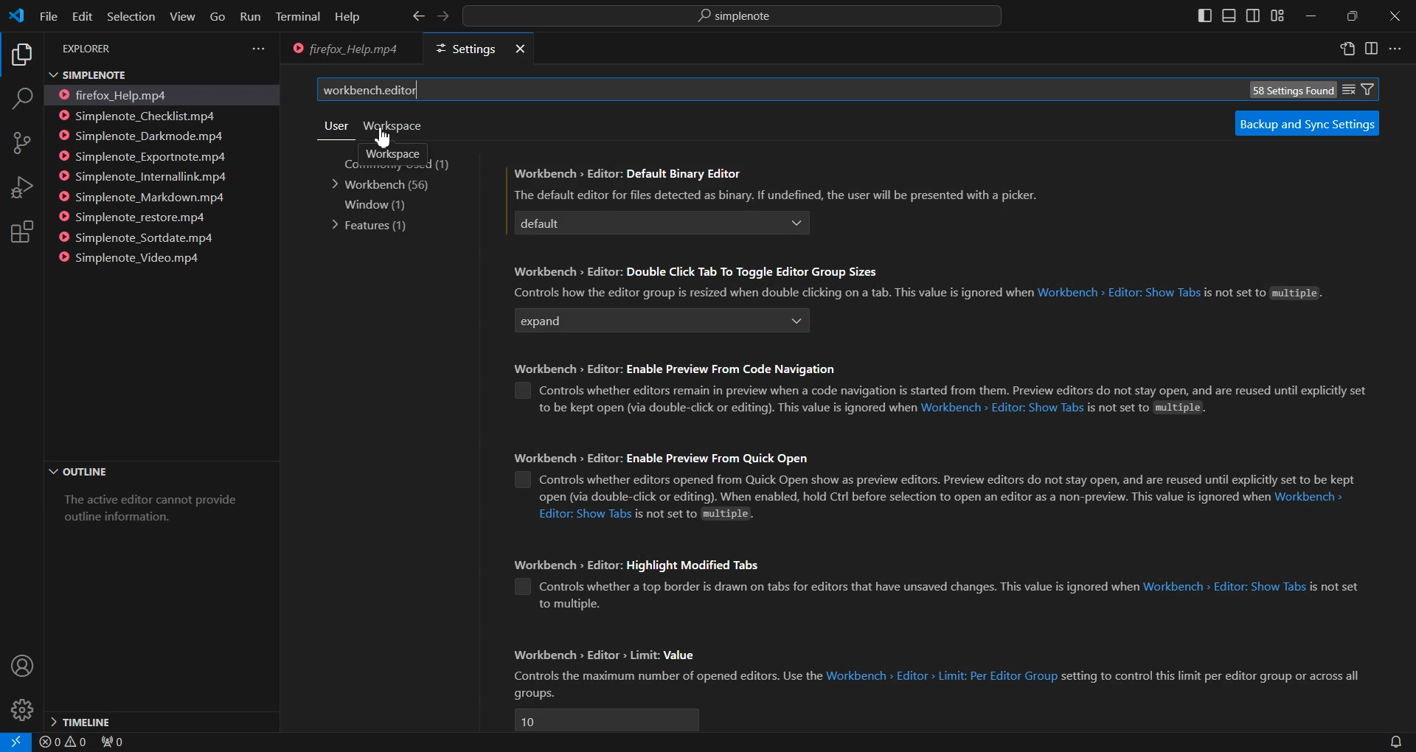 Image resolution: width=1416 pixels, height=752 pixels. Describe the element at coordinates (335, 125) in the screenshot. I see `User` at that location.